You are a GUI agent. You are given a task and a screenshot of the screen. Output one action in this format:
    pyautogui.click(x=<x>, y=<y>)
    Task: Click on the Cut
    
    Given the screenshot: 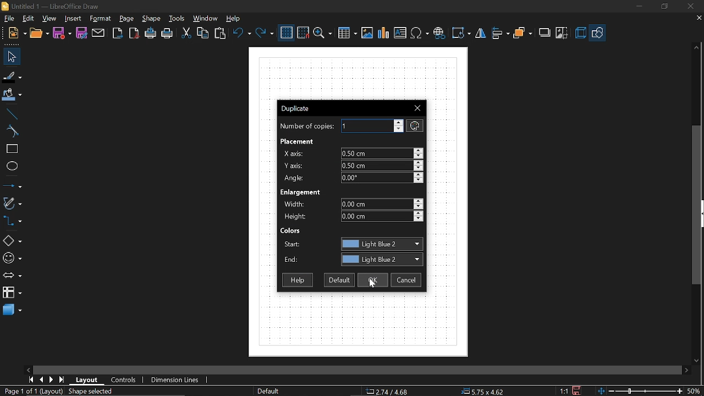 What is the action you would take?
    pyautogui.click(x=185, y=32)
    